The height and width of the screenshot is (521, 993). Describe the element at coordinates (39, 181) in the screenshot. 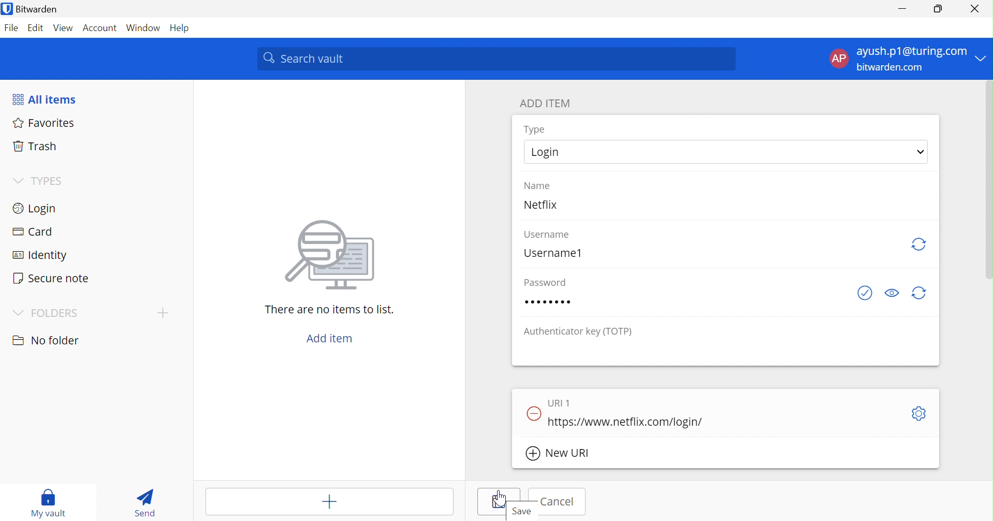

I see `TYPES` at that location.